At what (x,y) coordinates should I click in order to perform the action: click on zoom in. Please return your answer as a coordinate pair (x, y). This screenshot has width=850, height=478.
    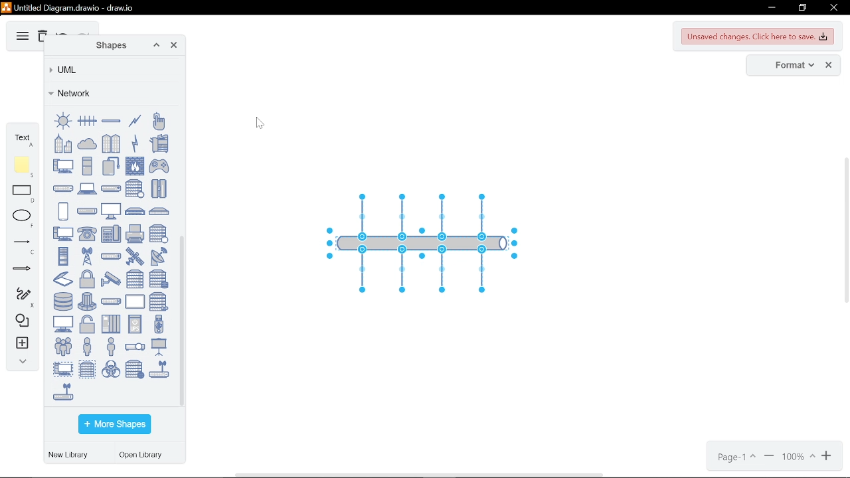
    Looking at the image, I should click on (828, 457).